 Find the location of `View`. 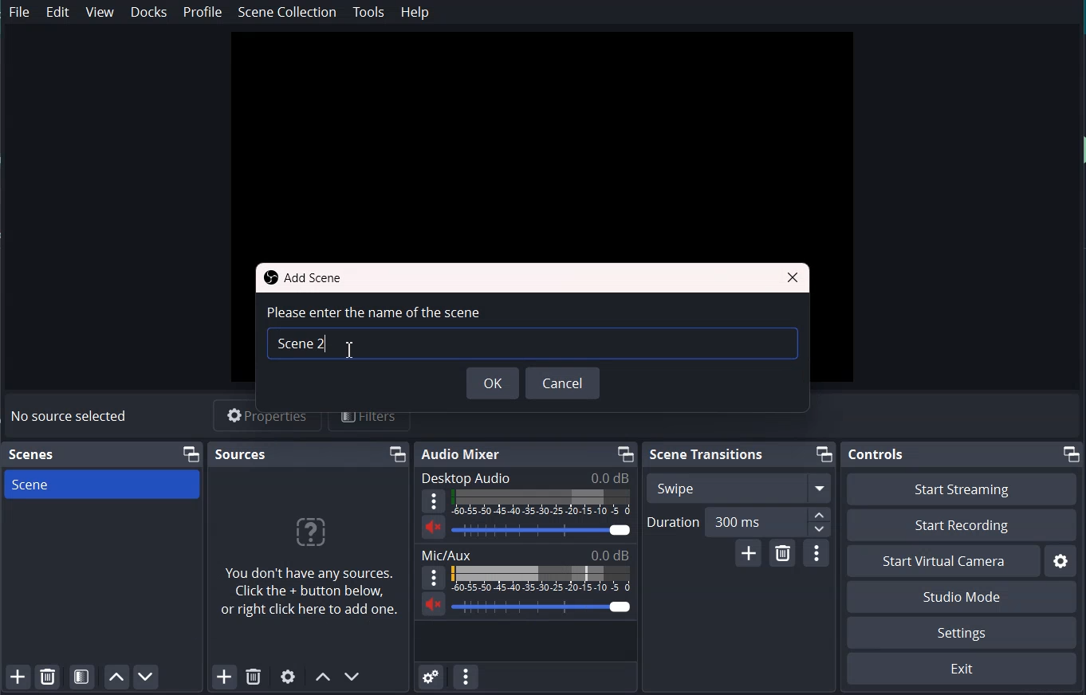

View is located at coordinates (101, 12).